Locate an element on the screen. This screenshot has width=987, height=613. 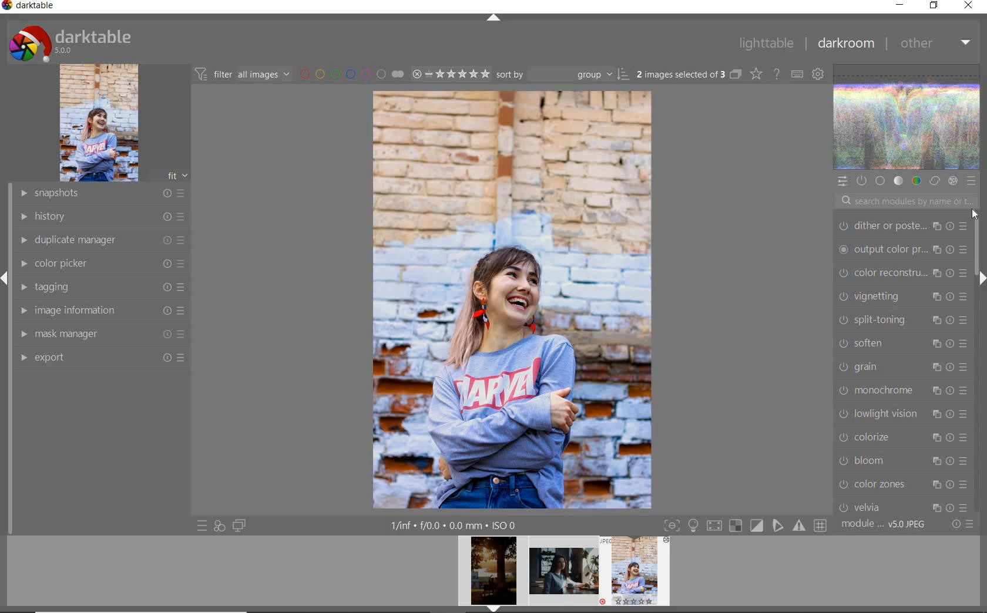
system name is located at coordinates (29, 7).